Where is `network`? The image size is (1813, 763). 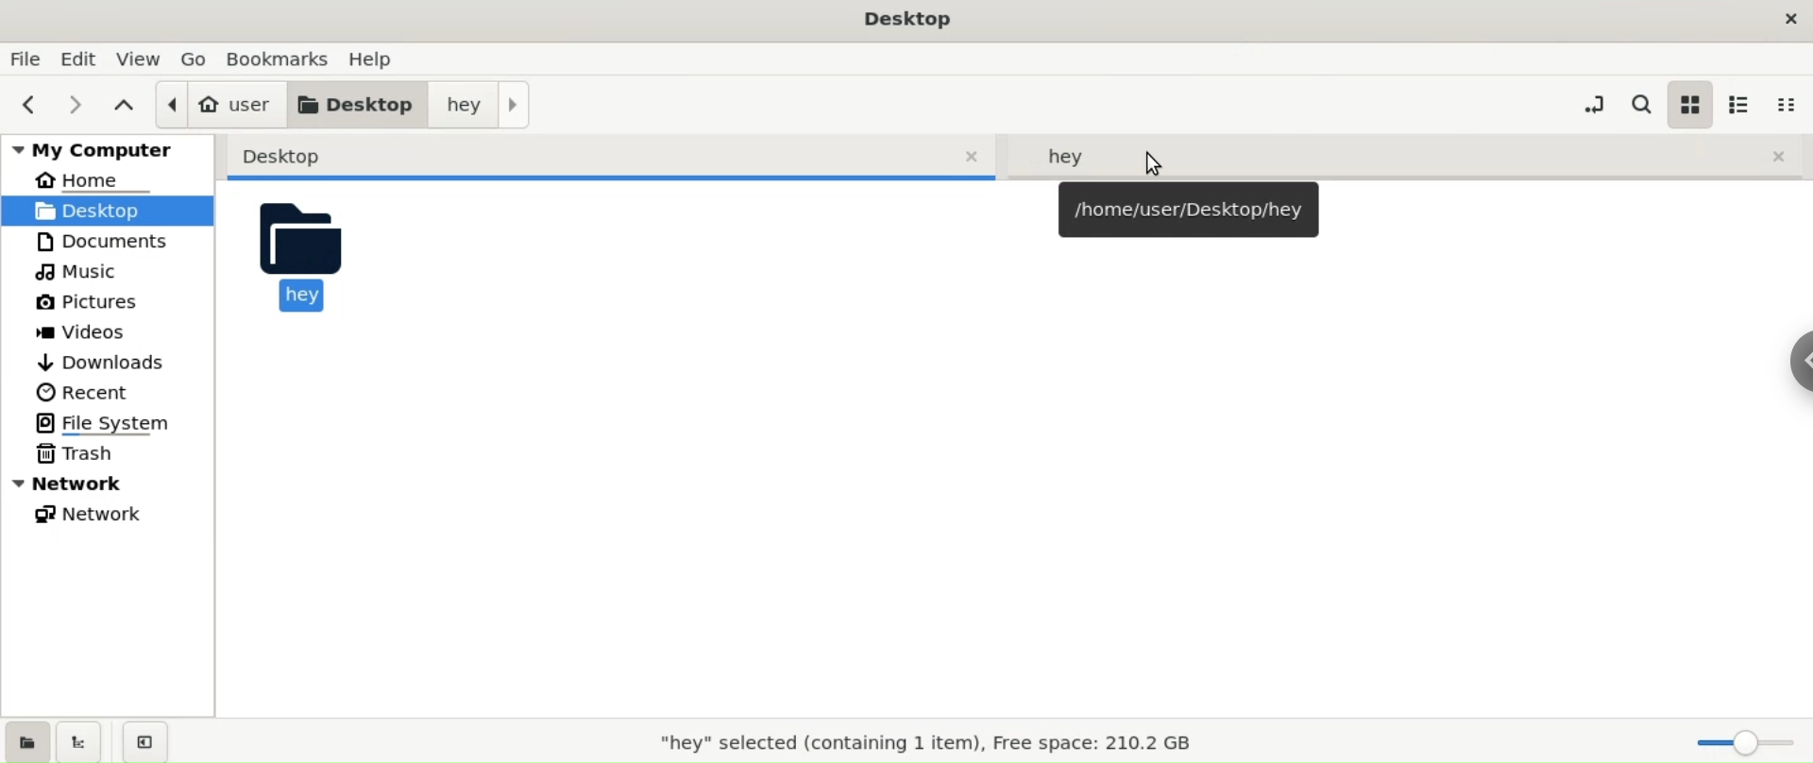
network is located at coordinates (110, 484).